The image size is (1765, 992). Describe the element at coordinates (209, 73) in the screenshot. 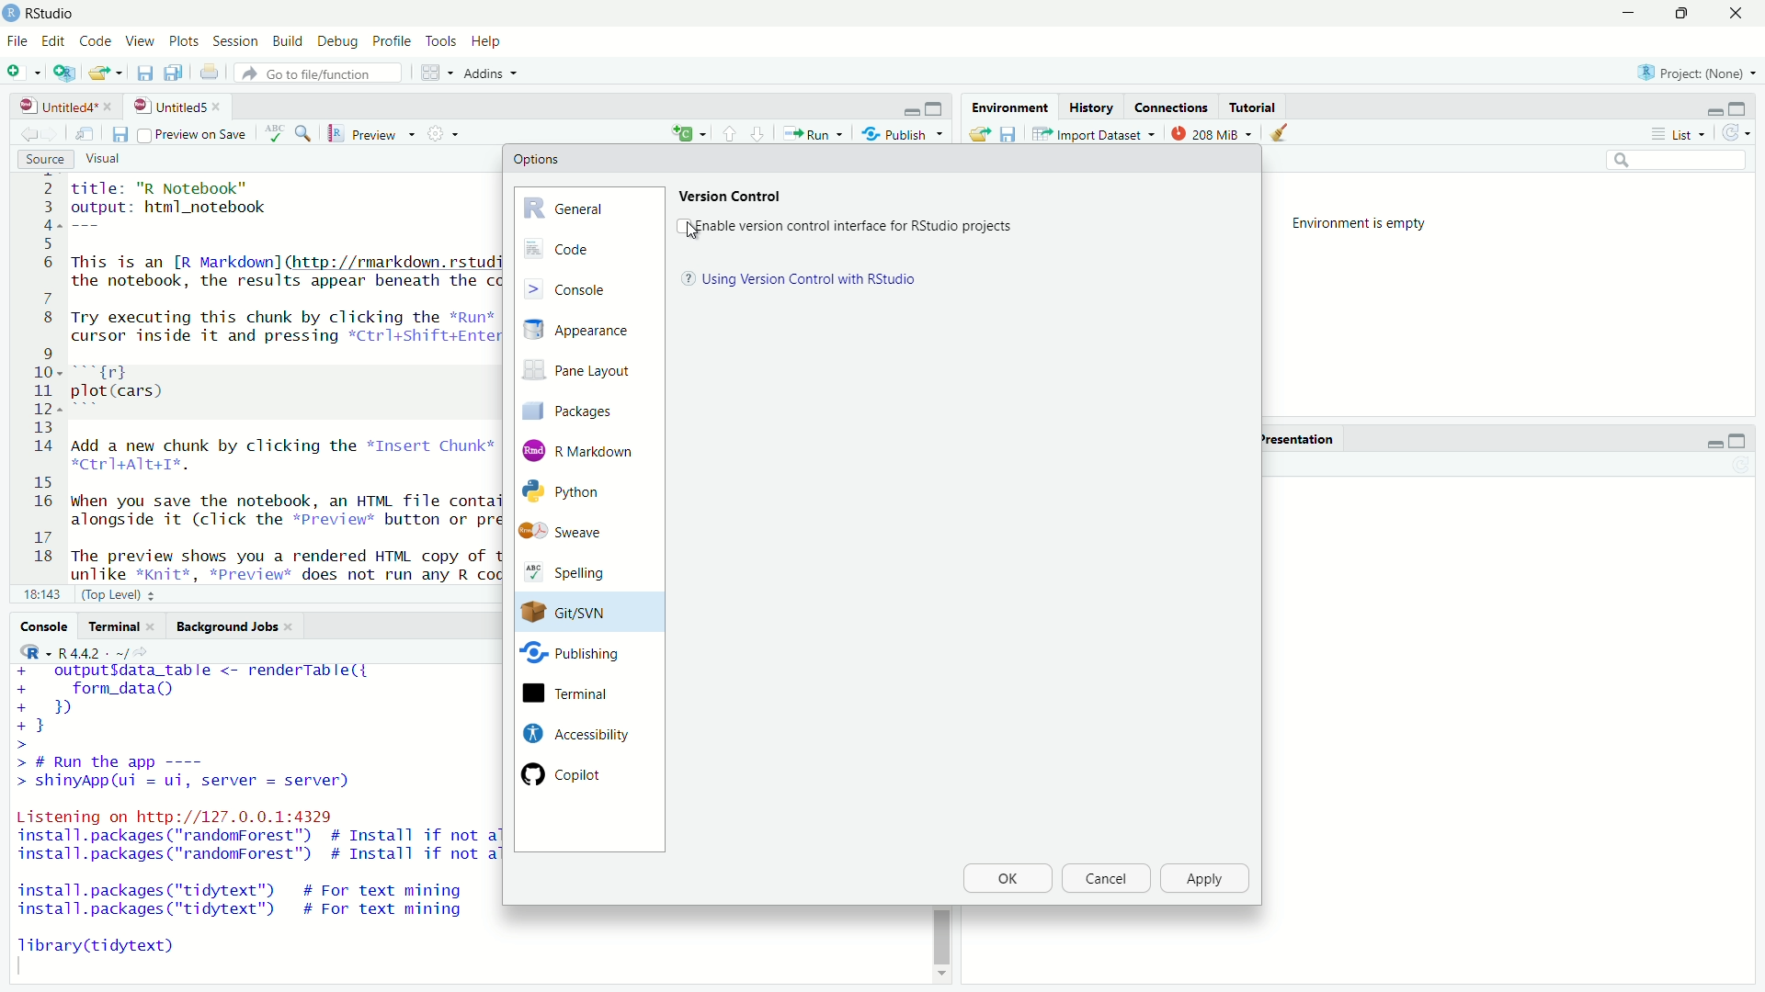

I see `print the current file` at that location.